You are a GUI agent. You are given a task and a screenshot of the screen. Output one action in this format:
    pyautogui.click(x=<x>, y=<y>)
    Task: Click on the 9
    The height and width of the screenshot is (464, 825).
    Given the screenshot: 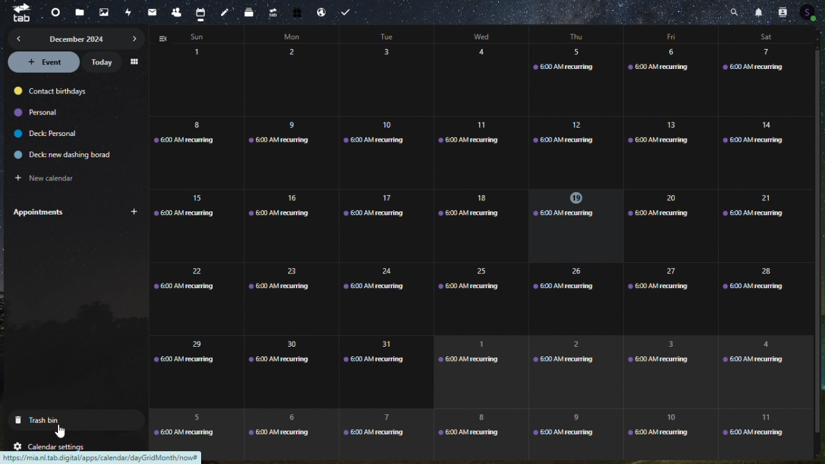 What is the action you would take?
    pyautogui.click(x=291, y=153)
    